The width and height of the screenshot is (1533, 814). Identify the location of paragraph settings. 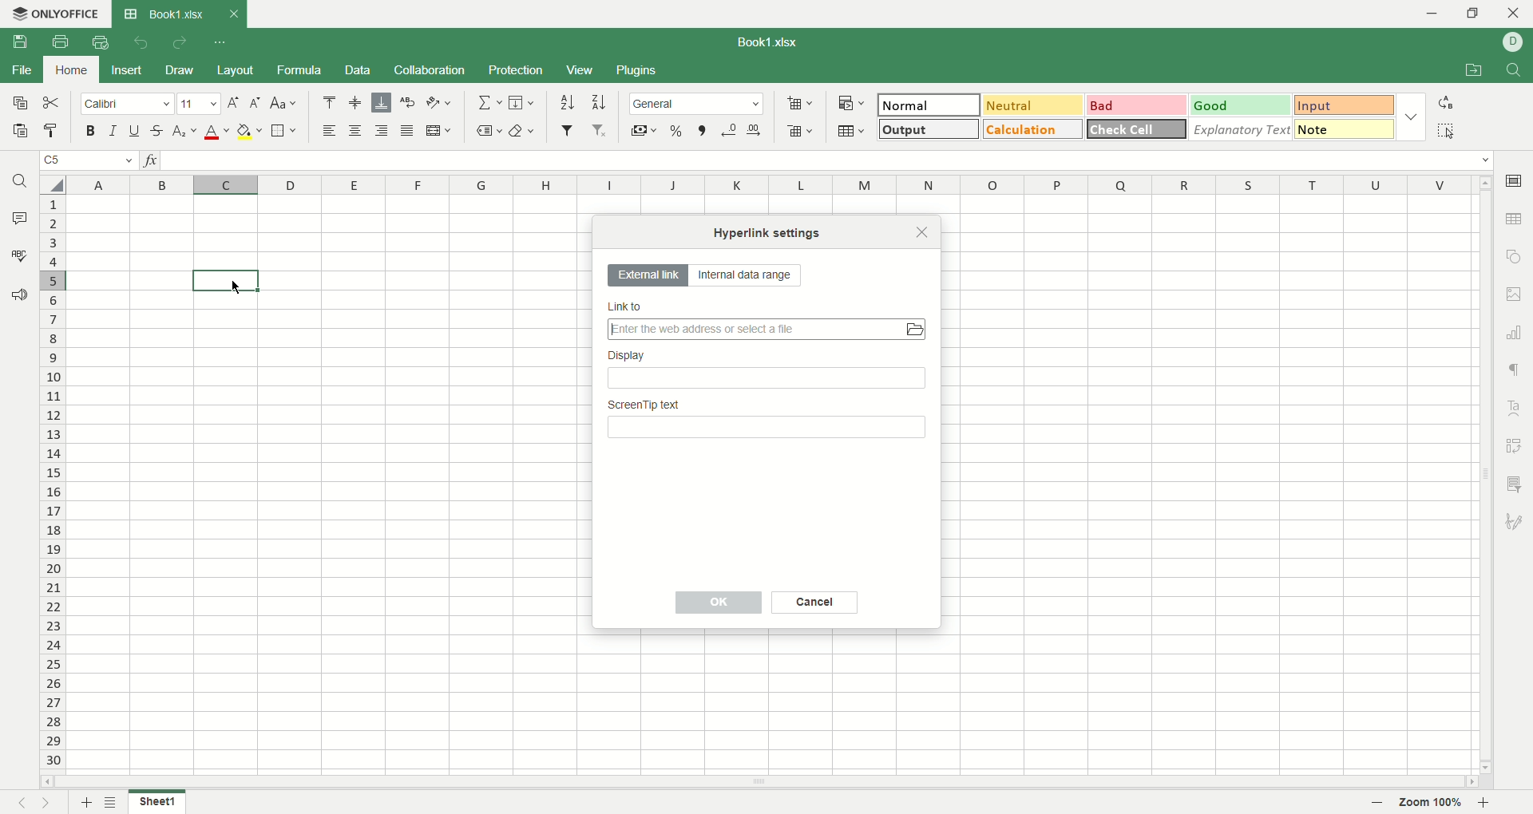
(1513, 369).